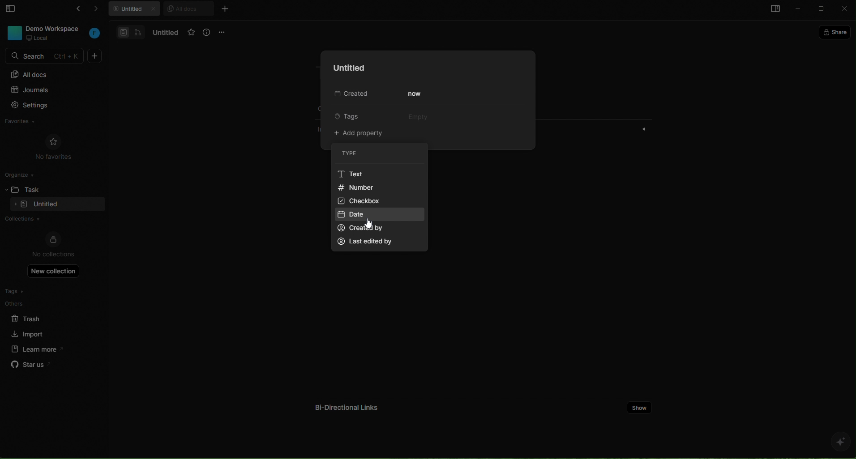 The width and height of the screenshot is (856, 459). I want to click on settings, so click(49, 106).